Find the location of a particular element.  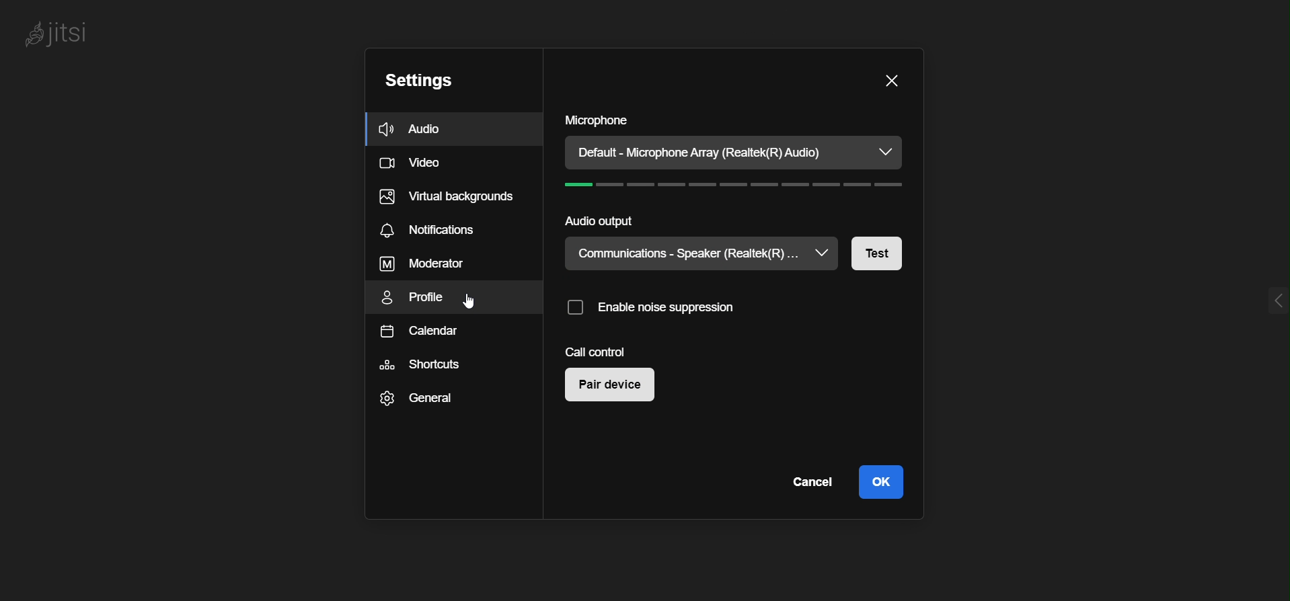

moderator is located at coordinates (422, 265).